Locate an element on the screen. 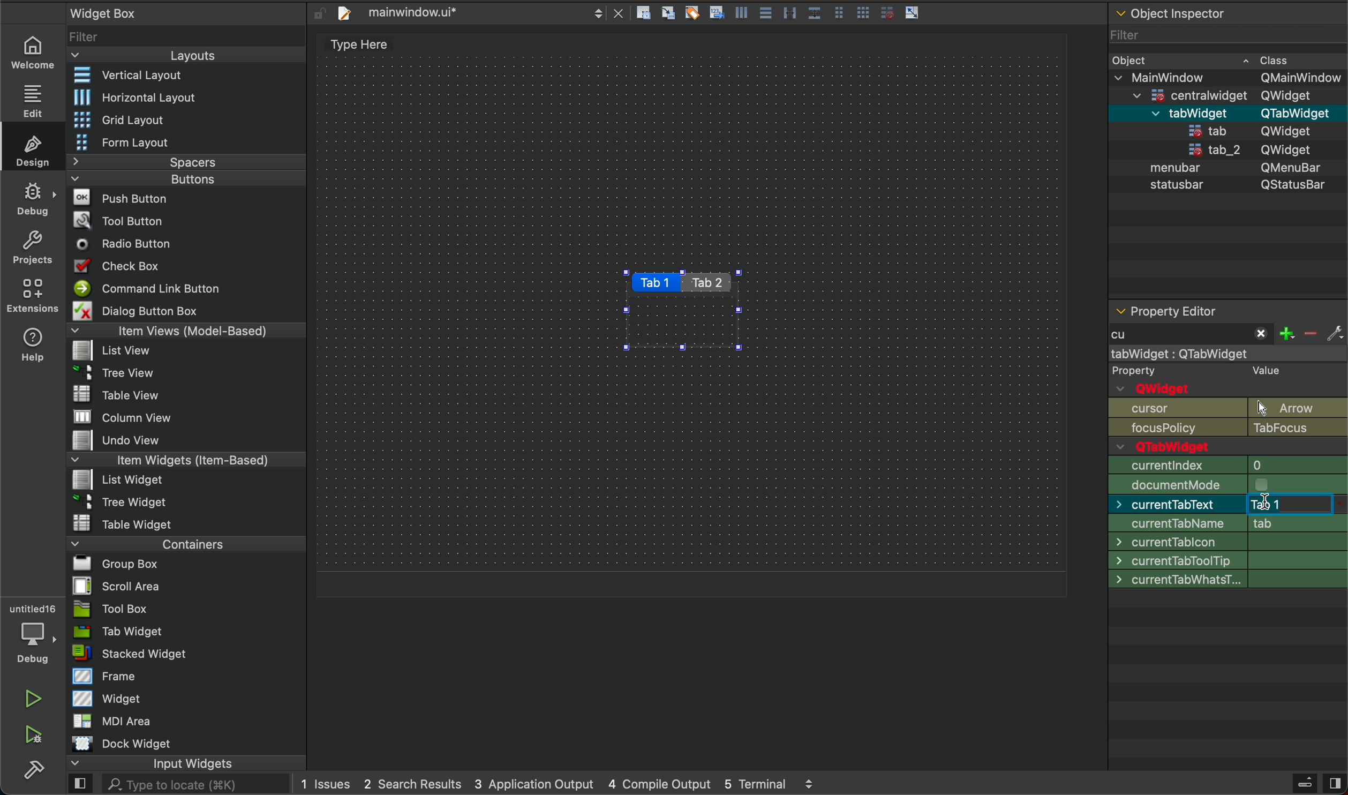 The width and height of the screenshot is (1348, 795). typed cu is located at coordinates (1190, 335).